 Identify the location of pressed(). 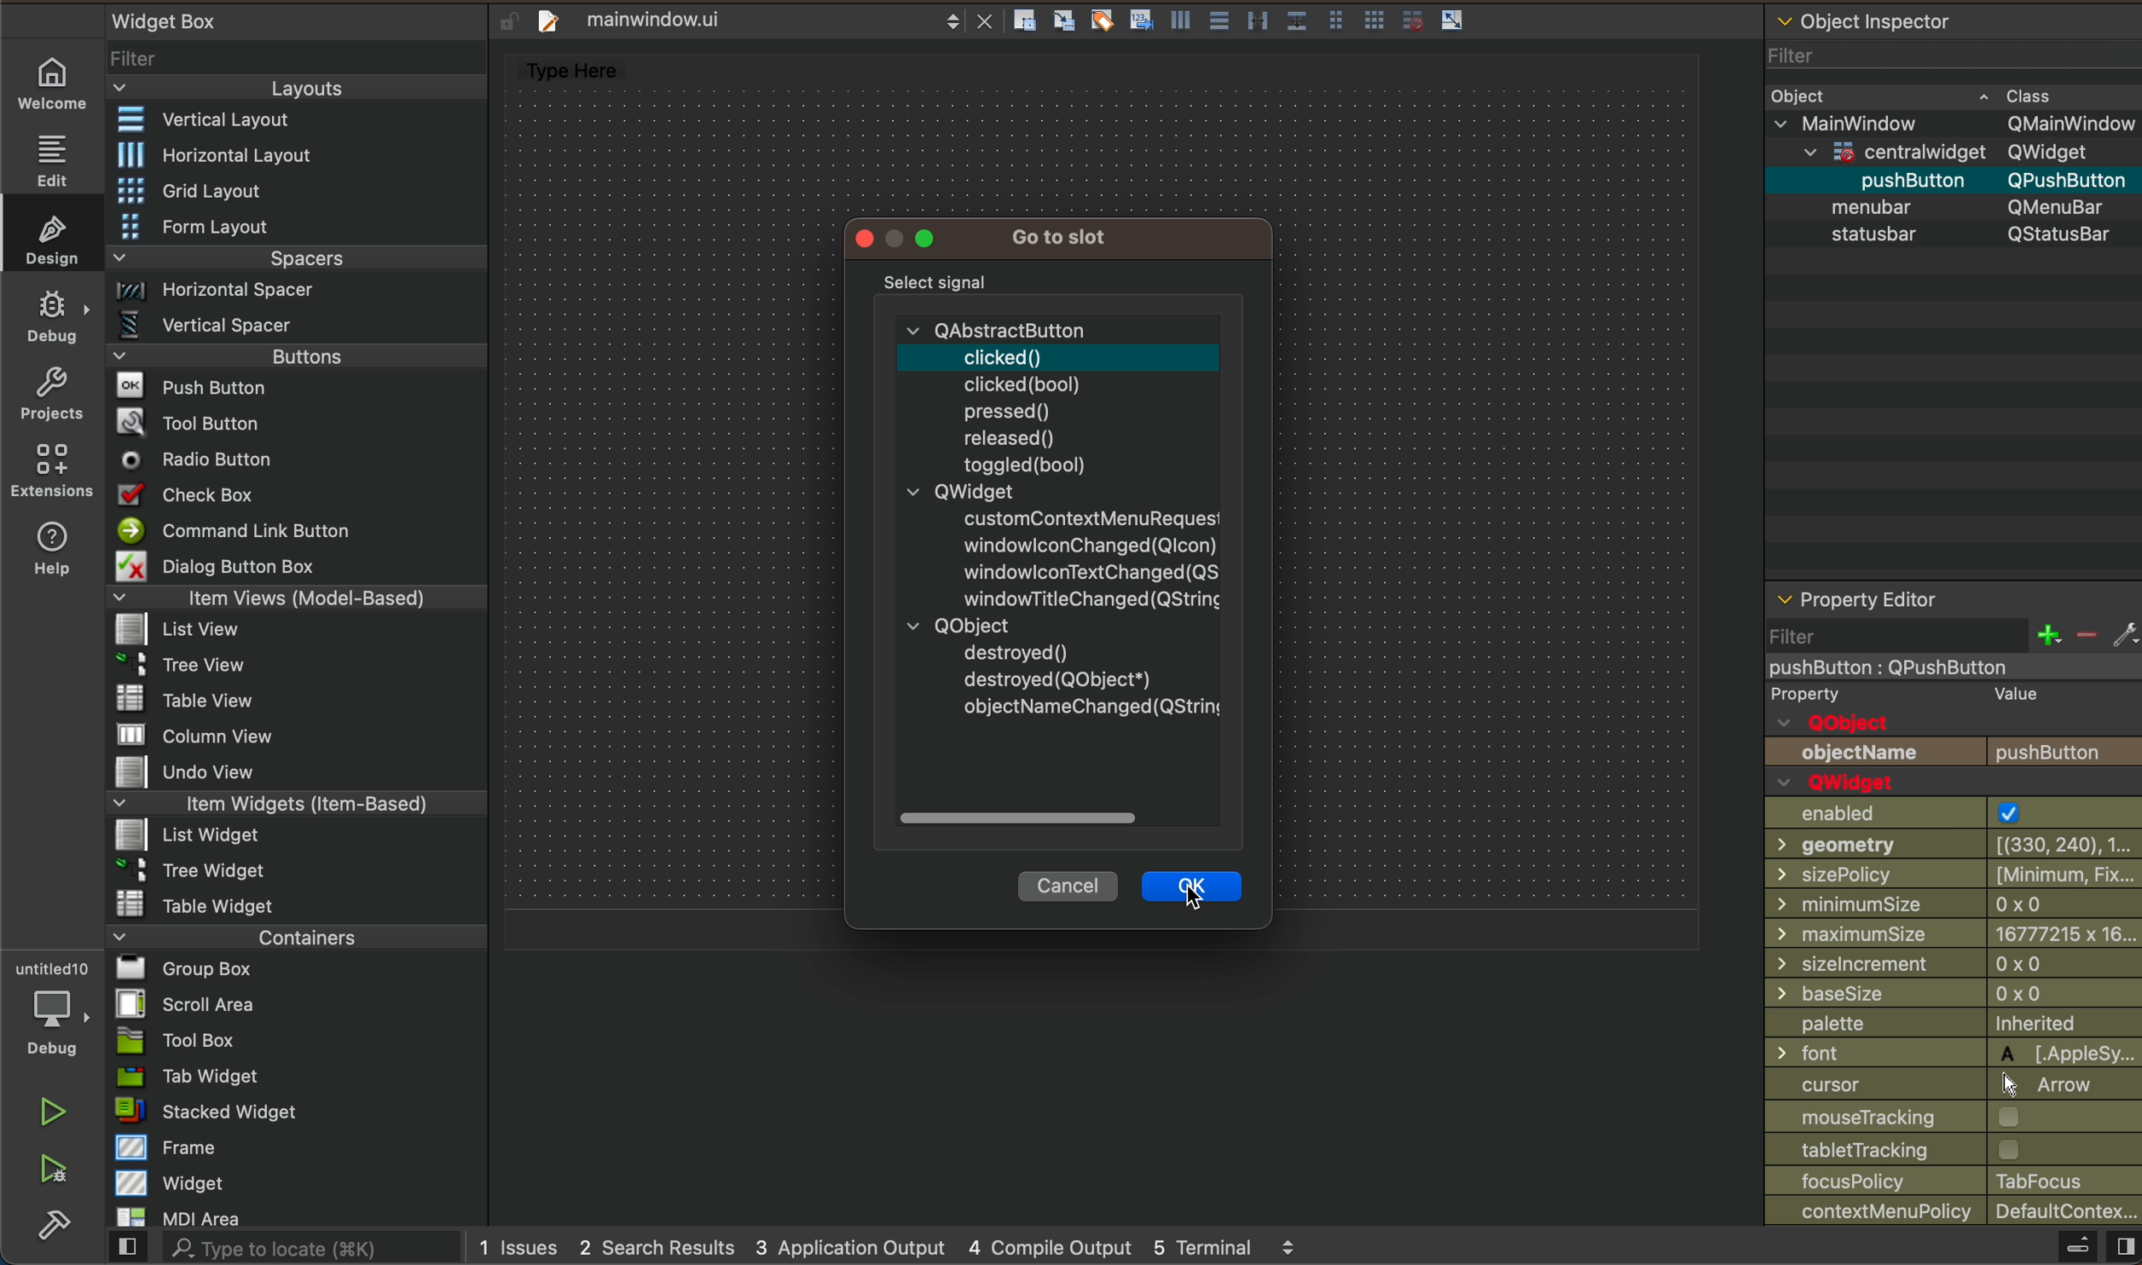
(1010, 409).